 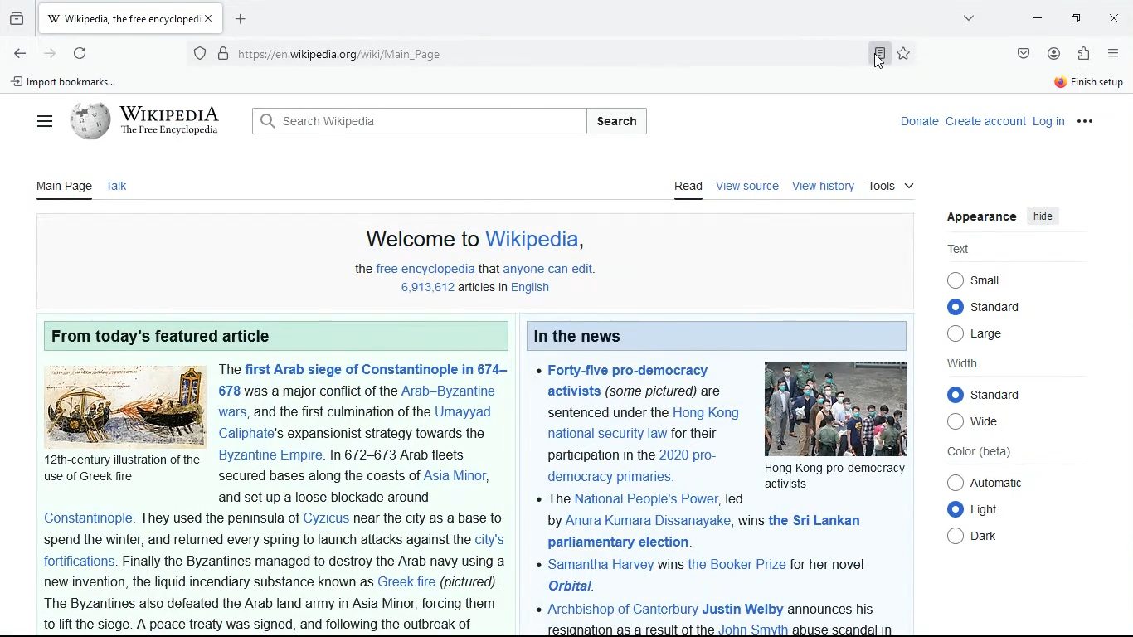 I want to click on view, so click(x=970, y=21).